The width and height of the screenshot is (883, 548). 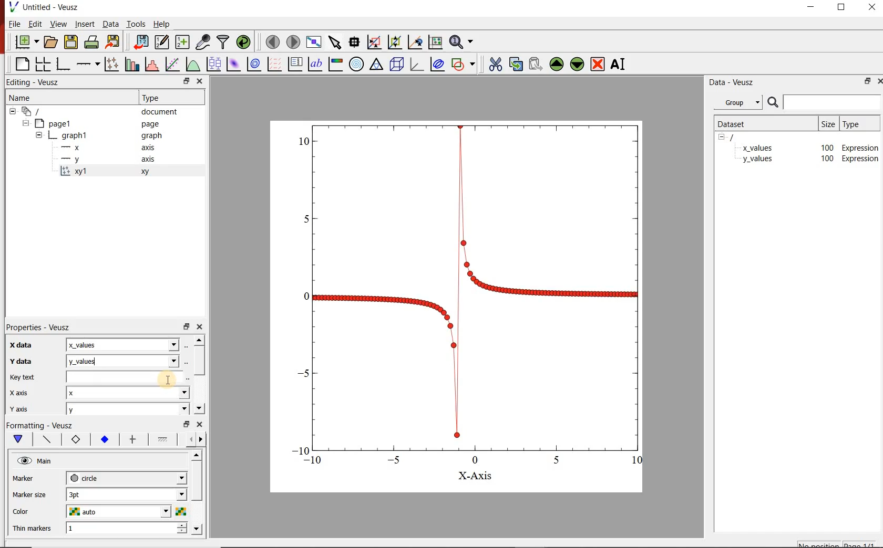 I want to click on data-veusz, so click(x=732, y=83).